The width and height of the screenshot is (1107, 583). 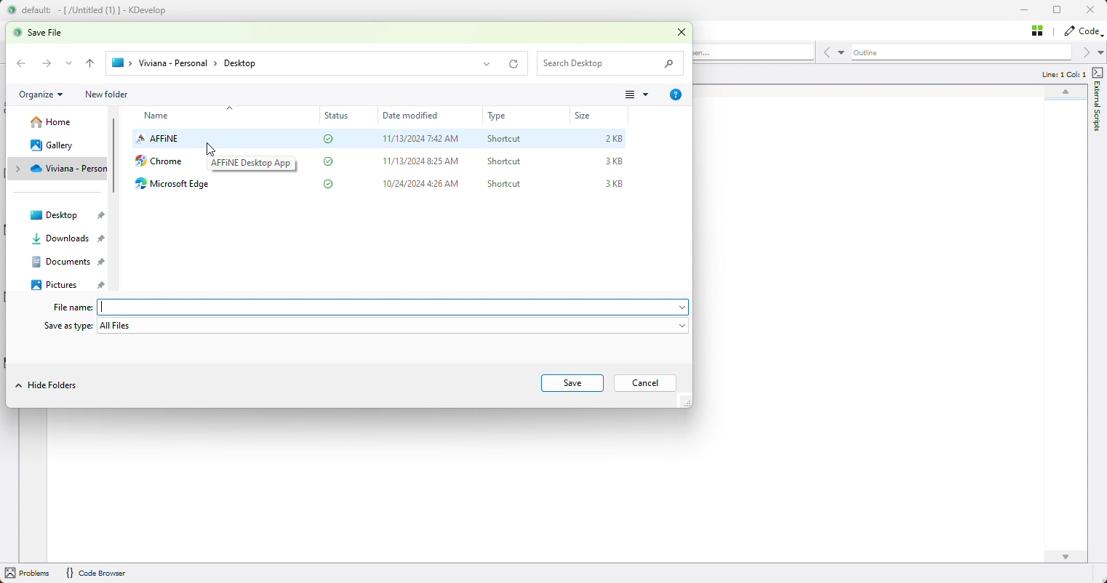 I want to click on save location, so click(x=60, y=168).